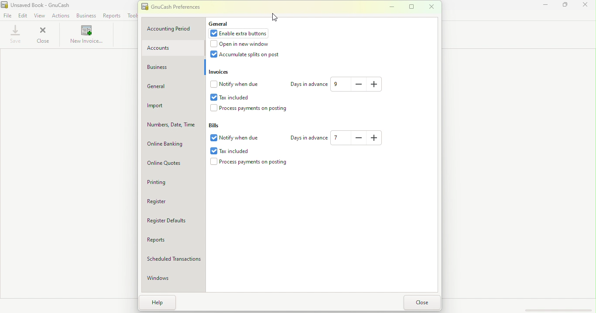 The height and width of the screenshot is (313, 596). Describe the element at coordinates (238, 44) in the screenshot. I see `Open in new window` at that location.